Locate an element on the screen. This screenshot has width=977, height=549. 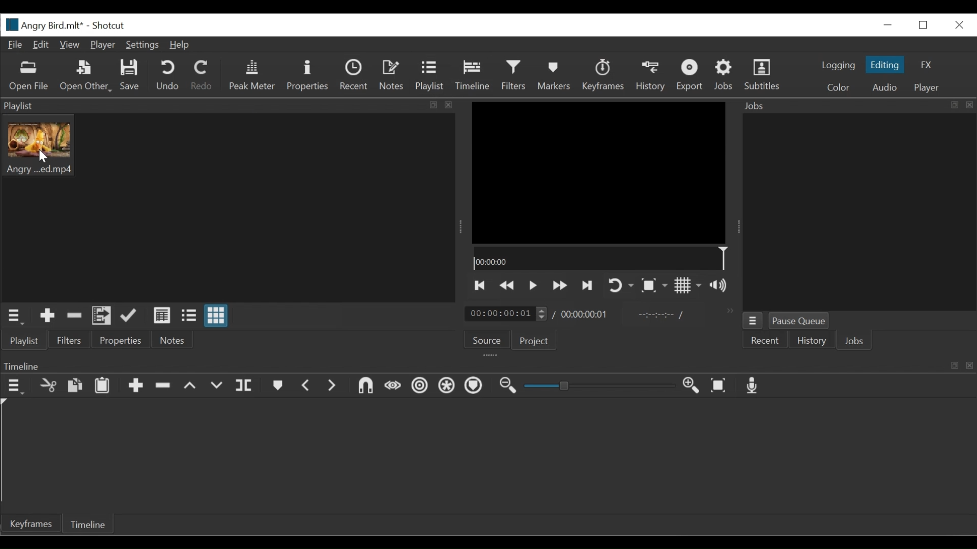
Zoom slider is located at coordinates (596, 387).